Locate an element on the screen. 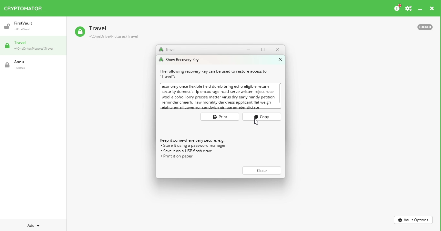  Travel is located at coordinates (167, 50).